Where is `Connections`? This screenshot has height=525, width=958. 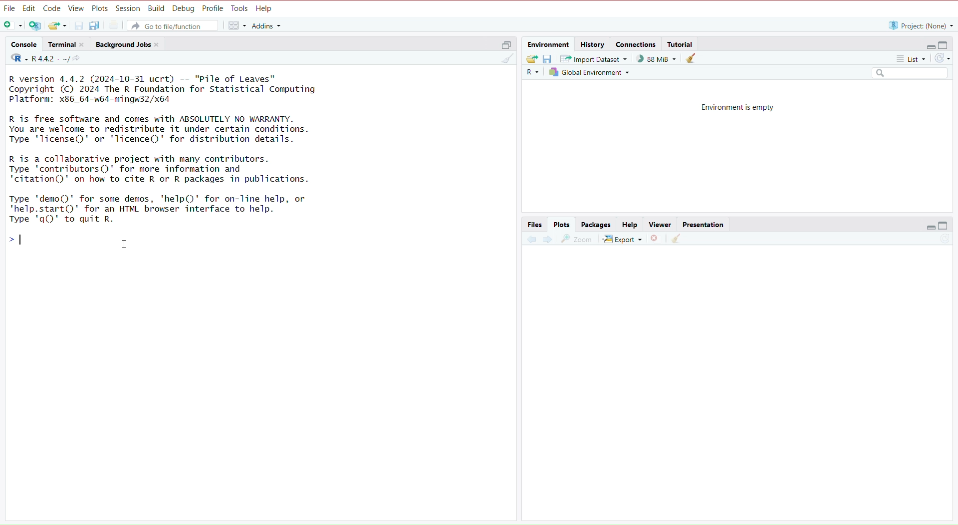
Connections is located at coordinates (636, 43).